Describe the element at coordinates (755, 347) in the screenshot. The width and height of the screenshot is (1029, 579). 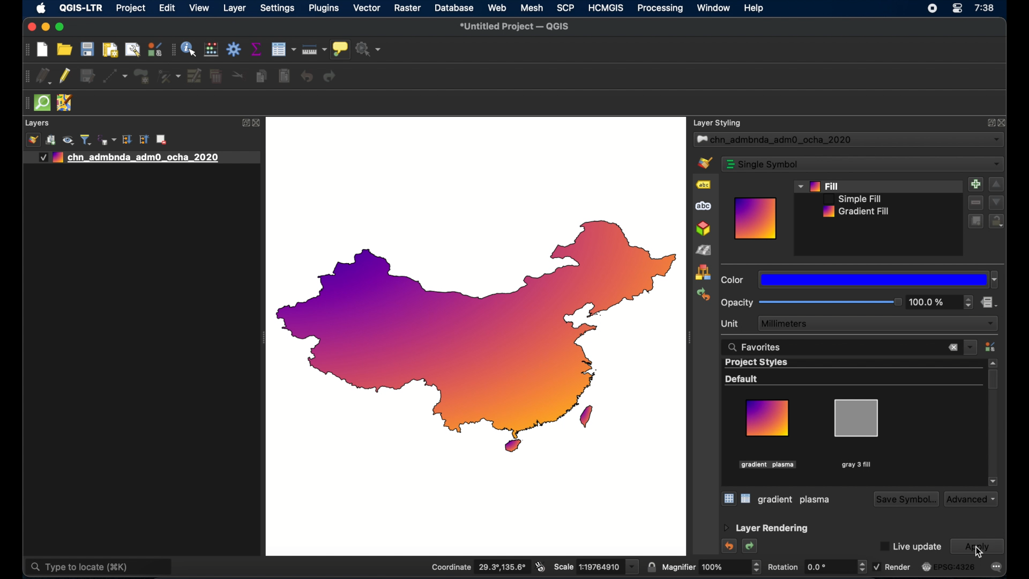
I see `favorites` at that location.